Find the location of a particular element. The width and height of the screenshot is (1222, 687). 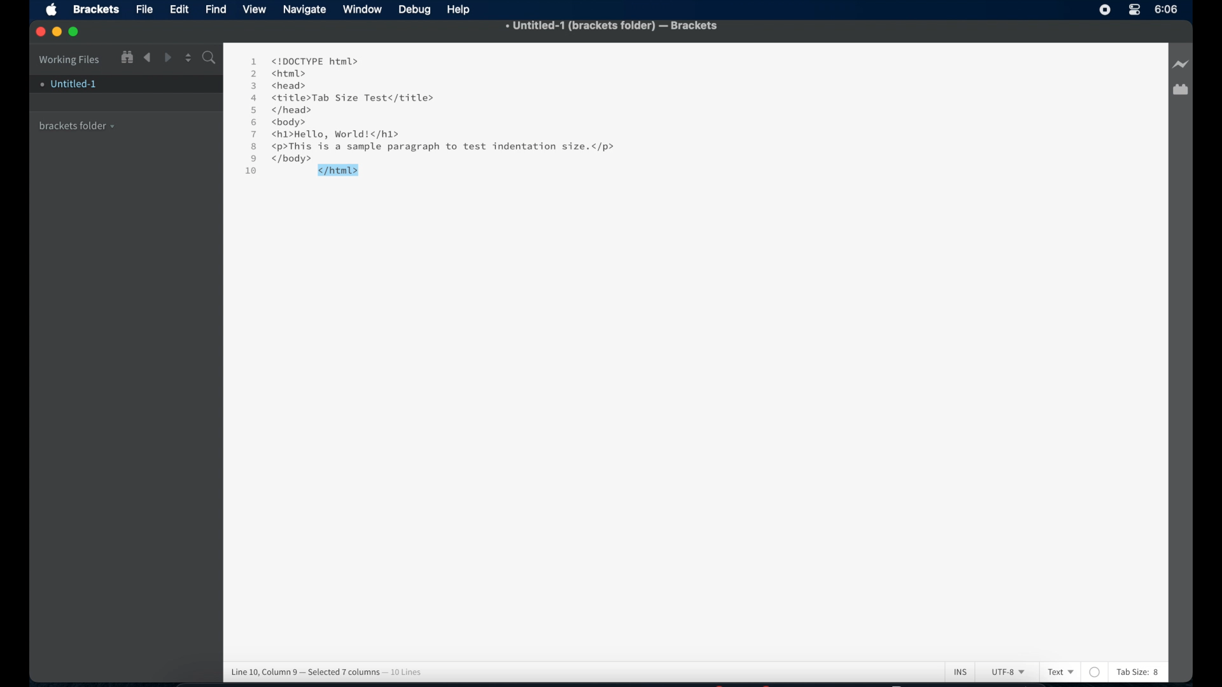

Icon is located at coordinates (55, 11).